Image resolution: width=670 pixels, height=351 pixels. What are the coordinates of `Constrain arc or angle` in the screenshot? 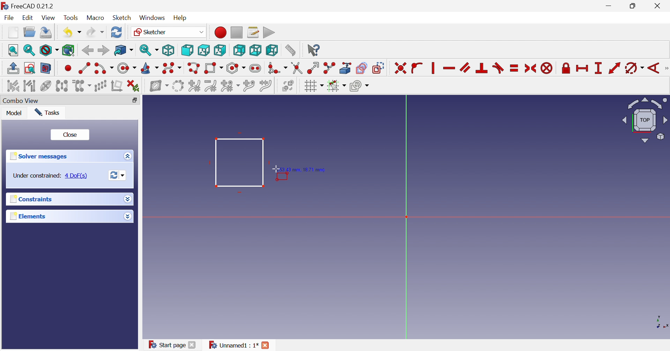 It's located at (635, 68).